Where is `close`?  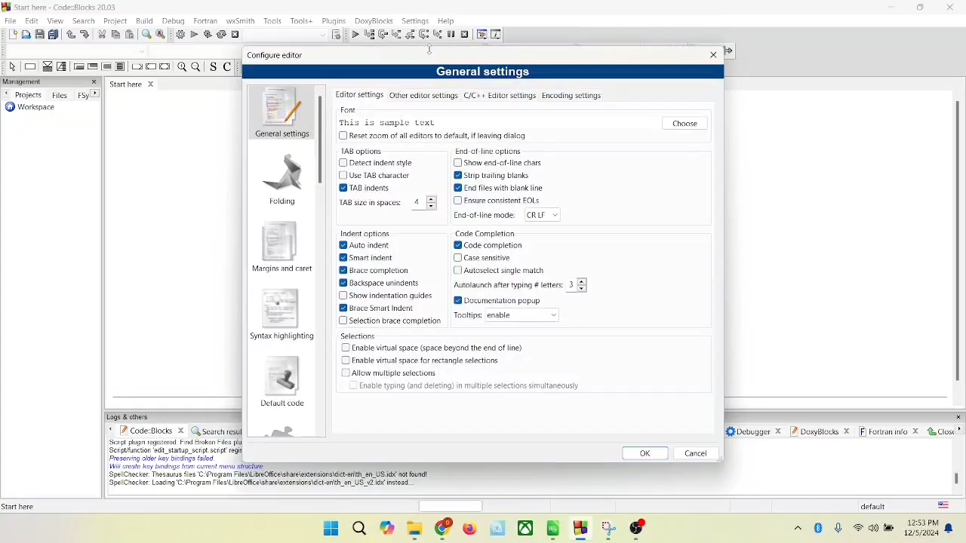 close is located at coordinates (939, 431).